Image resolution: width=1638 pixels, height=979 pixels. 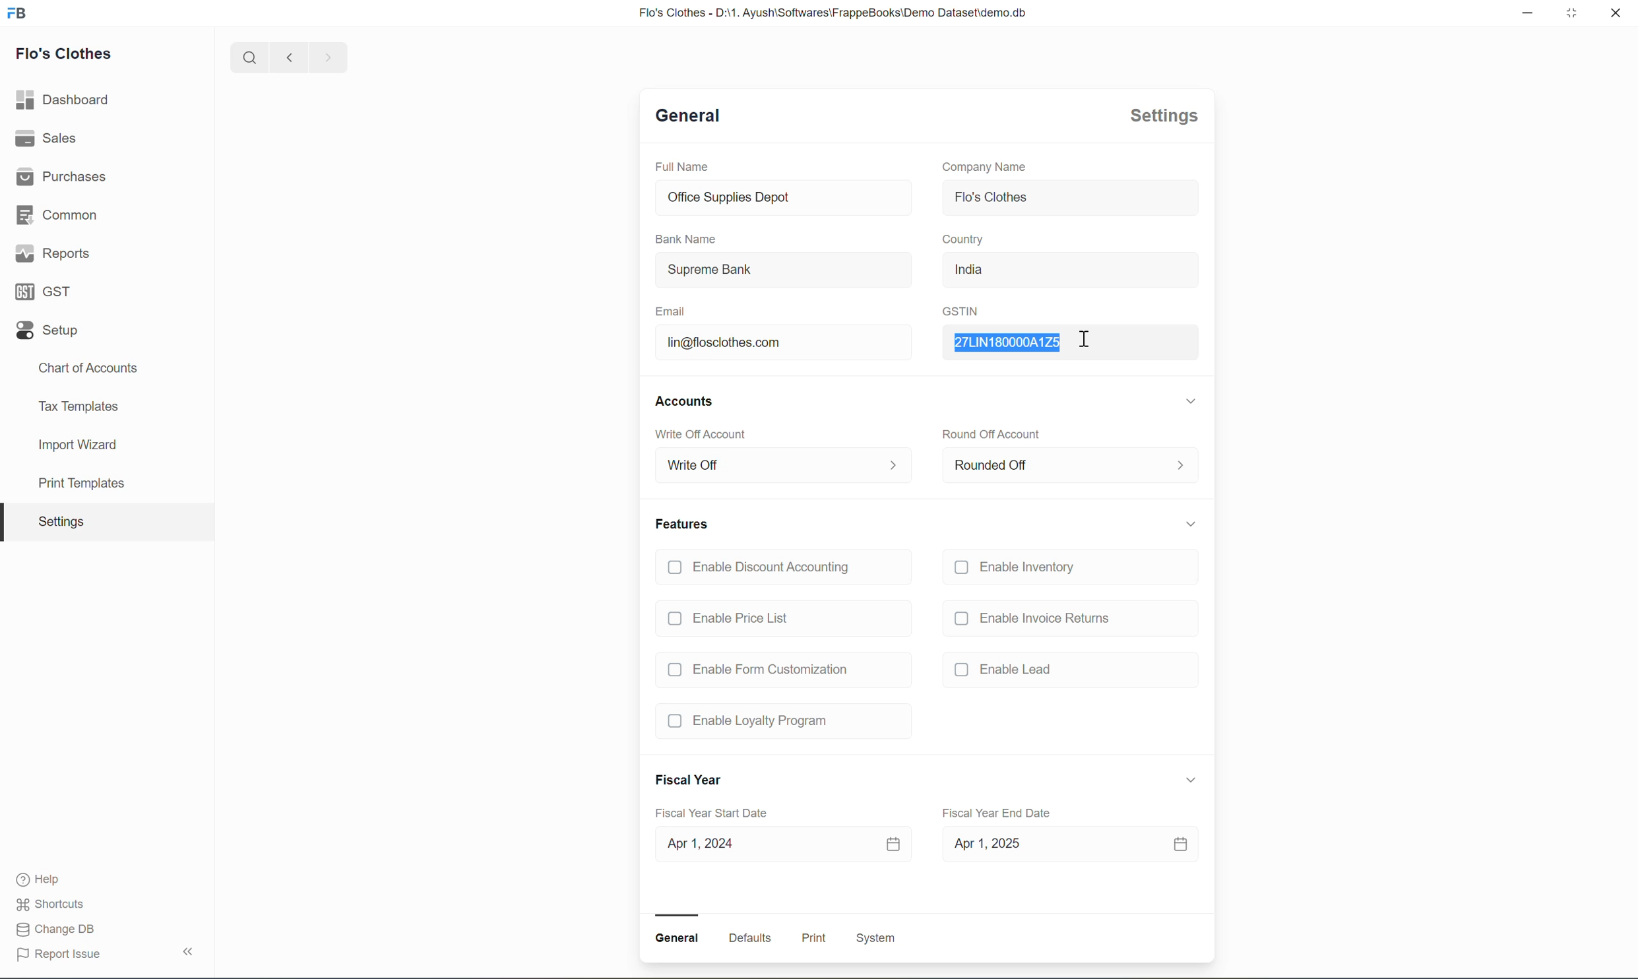 What do you see at coordinates (53, 904) in the screenshot?
I see `Shortcuts` at bounding box center [53, 904].